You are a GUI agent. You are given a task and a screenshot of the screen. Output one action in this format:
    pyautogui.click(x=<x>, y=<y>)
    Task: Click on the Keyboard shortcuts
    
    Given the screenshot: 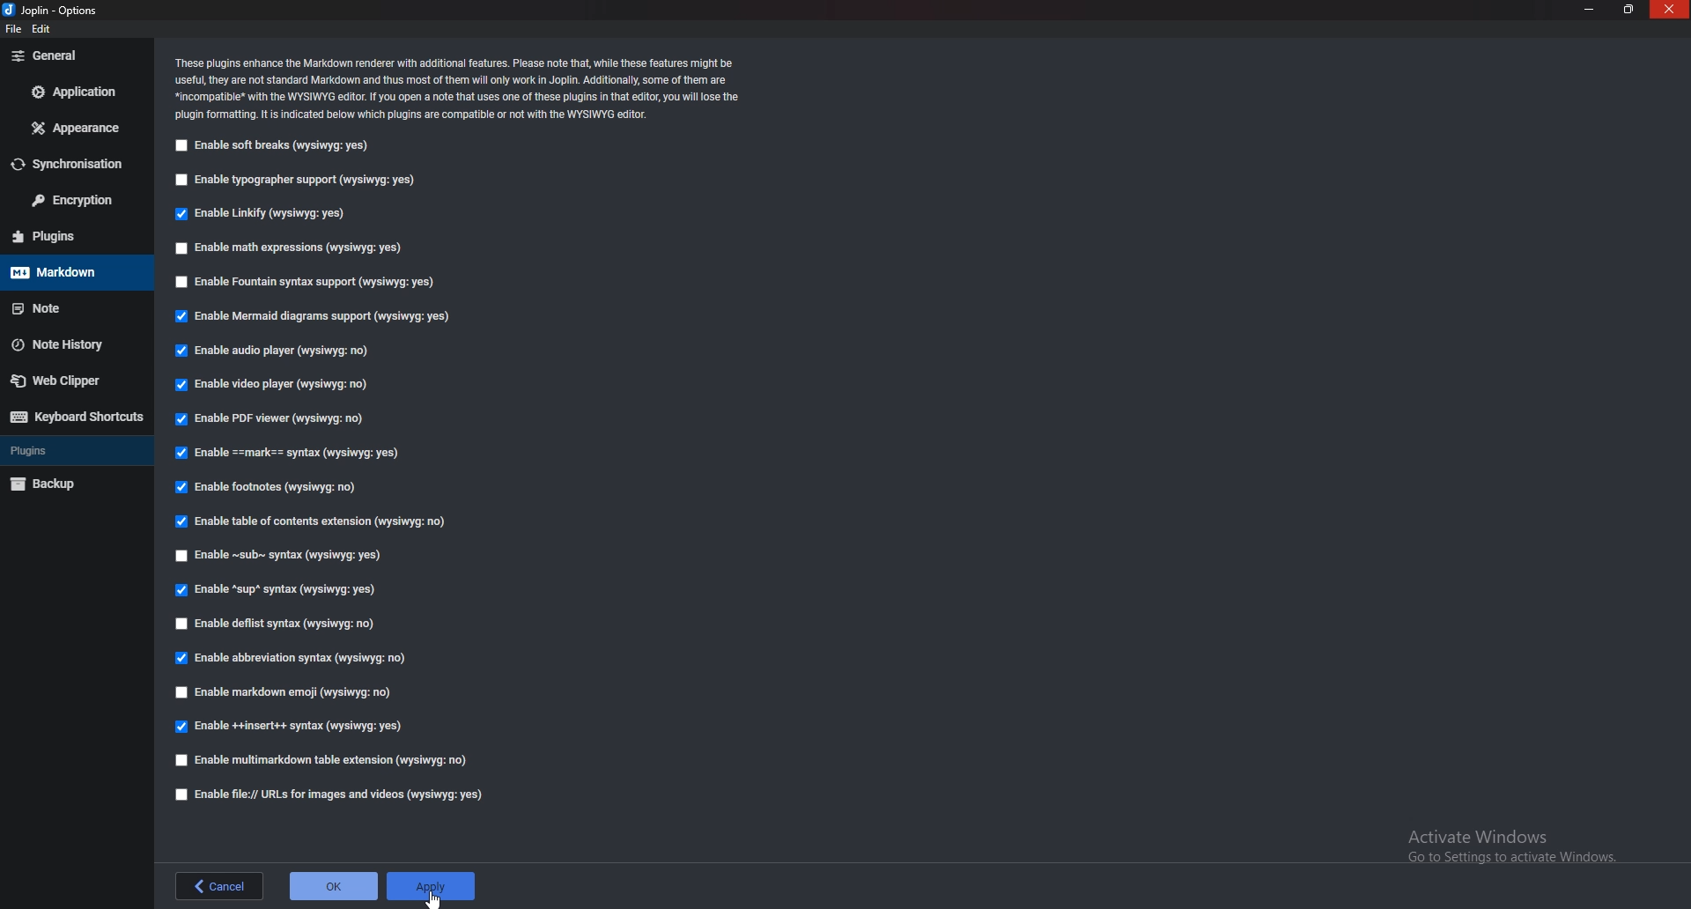 What is the action you would take?
    pyautogui.click(x=74, y=418)
    